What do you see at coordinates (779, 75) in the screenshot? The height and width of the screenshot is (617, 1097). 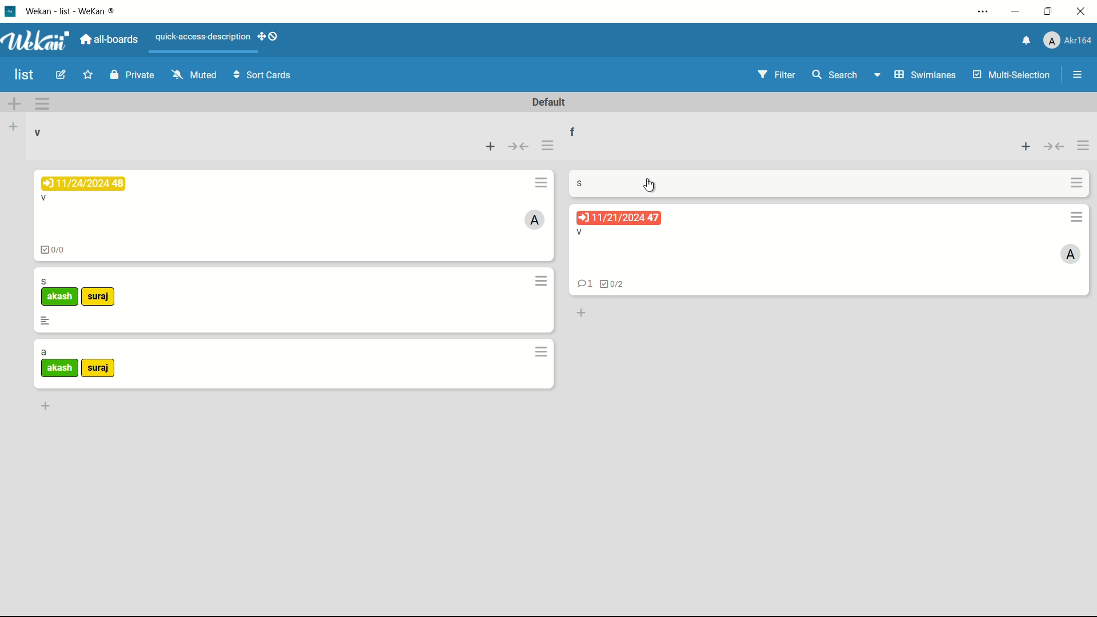 I see `filter` at bounding box center [779, 75].